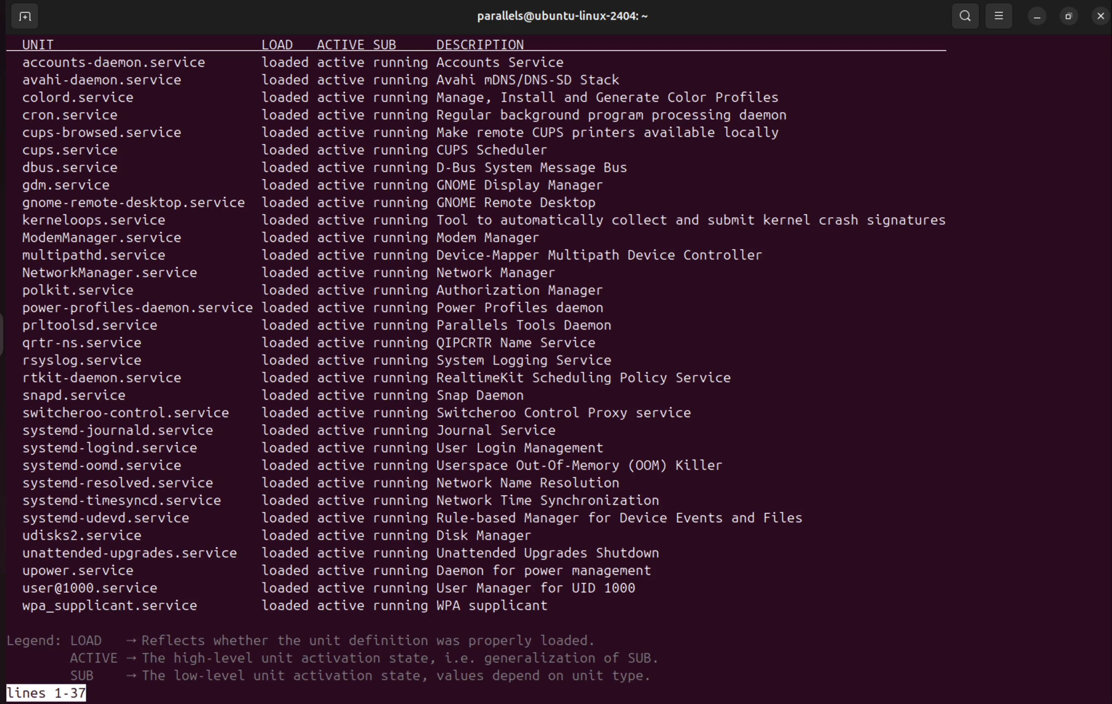 This screenshot has height=704, width=1112. What do you see at coordinates (68, 693) in the screenshot?
I see `1-37` at bounding box center [68, 693].